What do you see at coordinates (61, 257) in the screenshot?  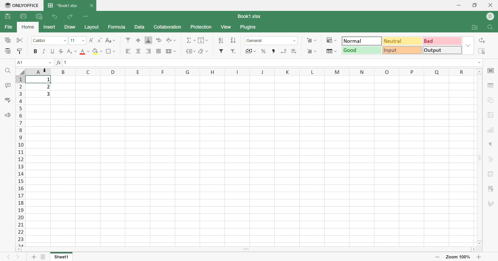 I see `Sheet1` at bounding box center [61, 257].